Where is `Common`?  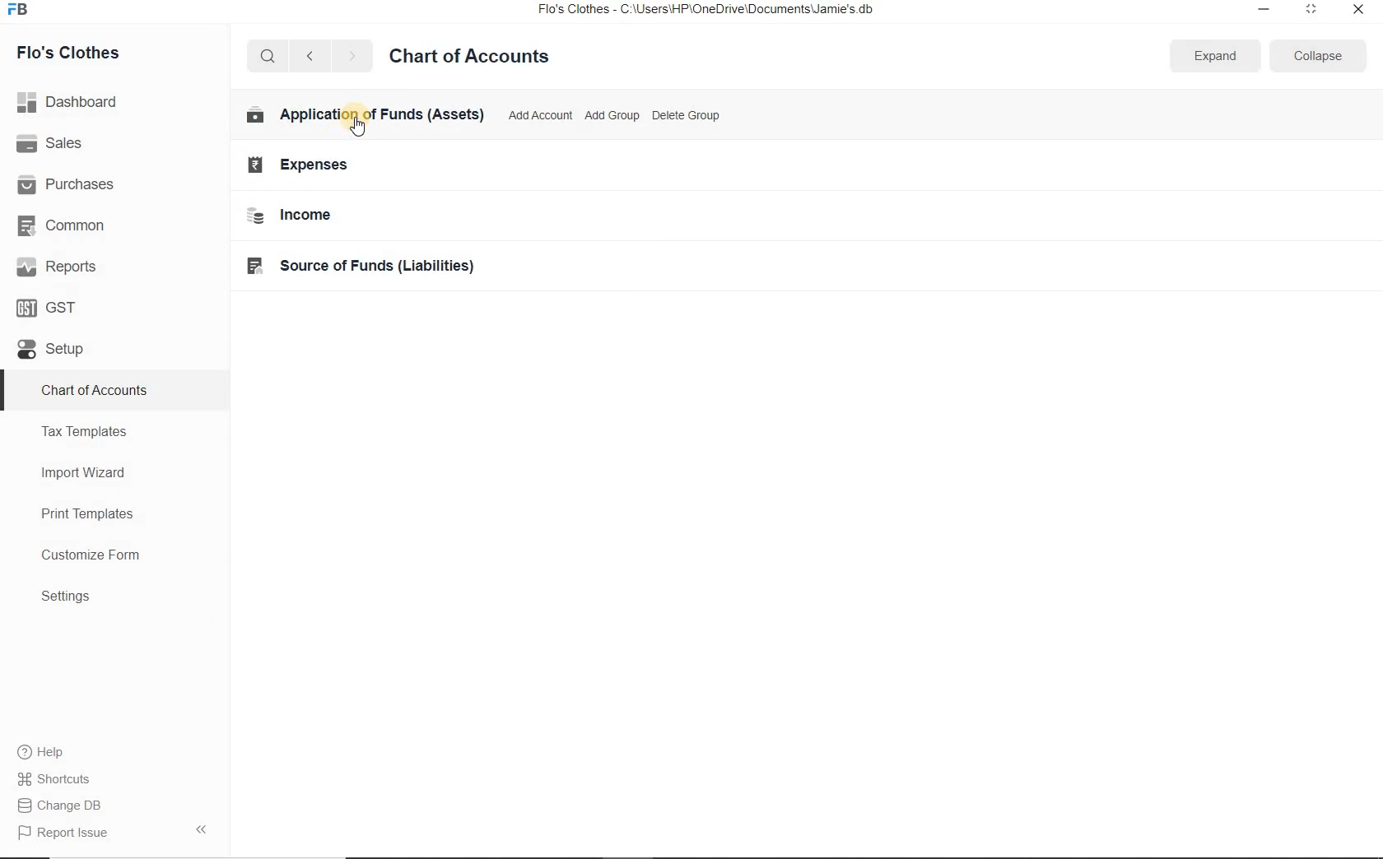 Common is located at coordinates (64, 225).